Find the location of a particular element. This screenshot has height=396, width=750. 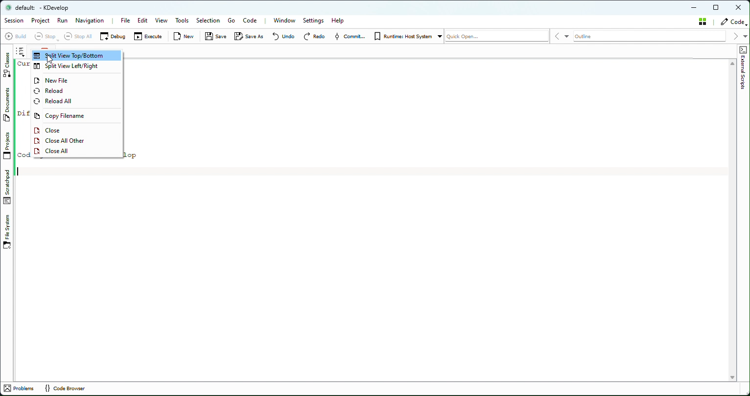

Reload is located at coordinates (76, 91).